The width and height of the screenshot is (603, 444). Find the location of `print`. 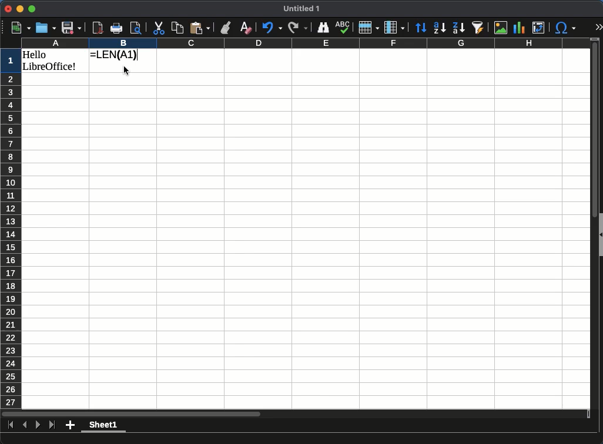

print is located at coordinates (117, 29).